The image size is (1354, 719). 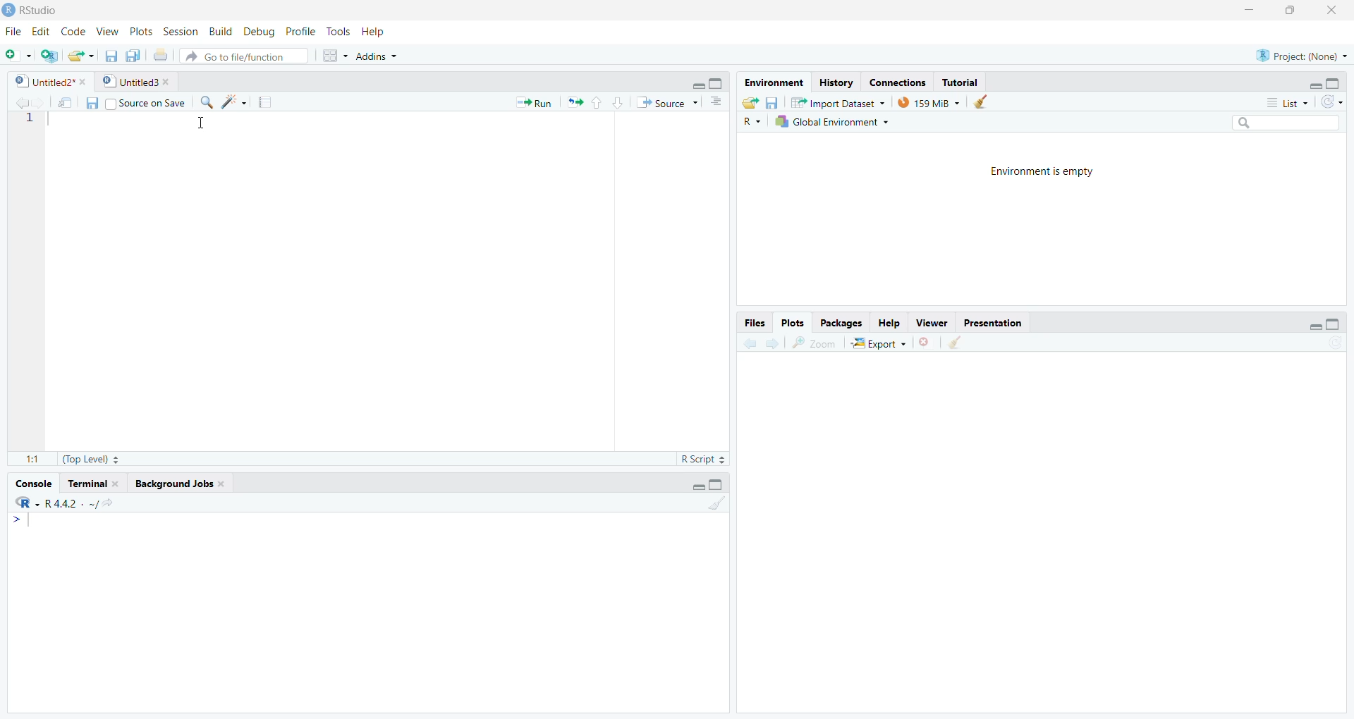 I want to click on Packages, so click(x=841, y=323).